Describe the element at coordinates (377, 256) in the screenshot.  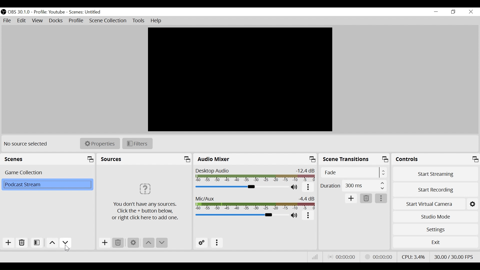
I see `Streaming Status` at that location.